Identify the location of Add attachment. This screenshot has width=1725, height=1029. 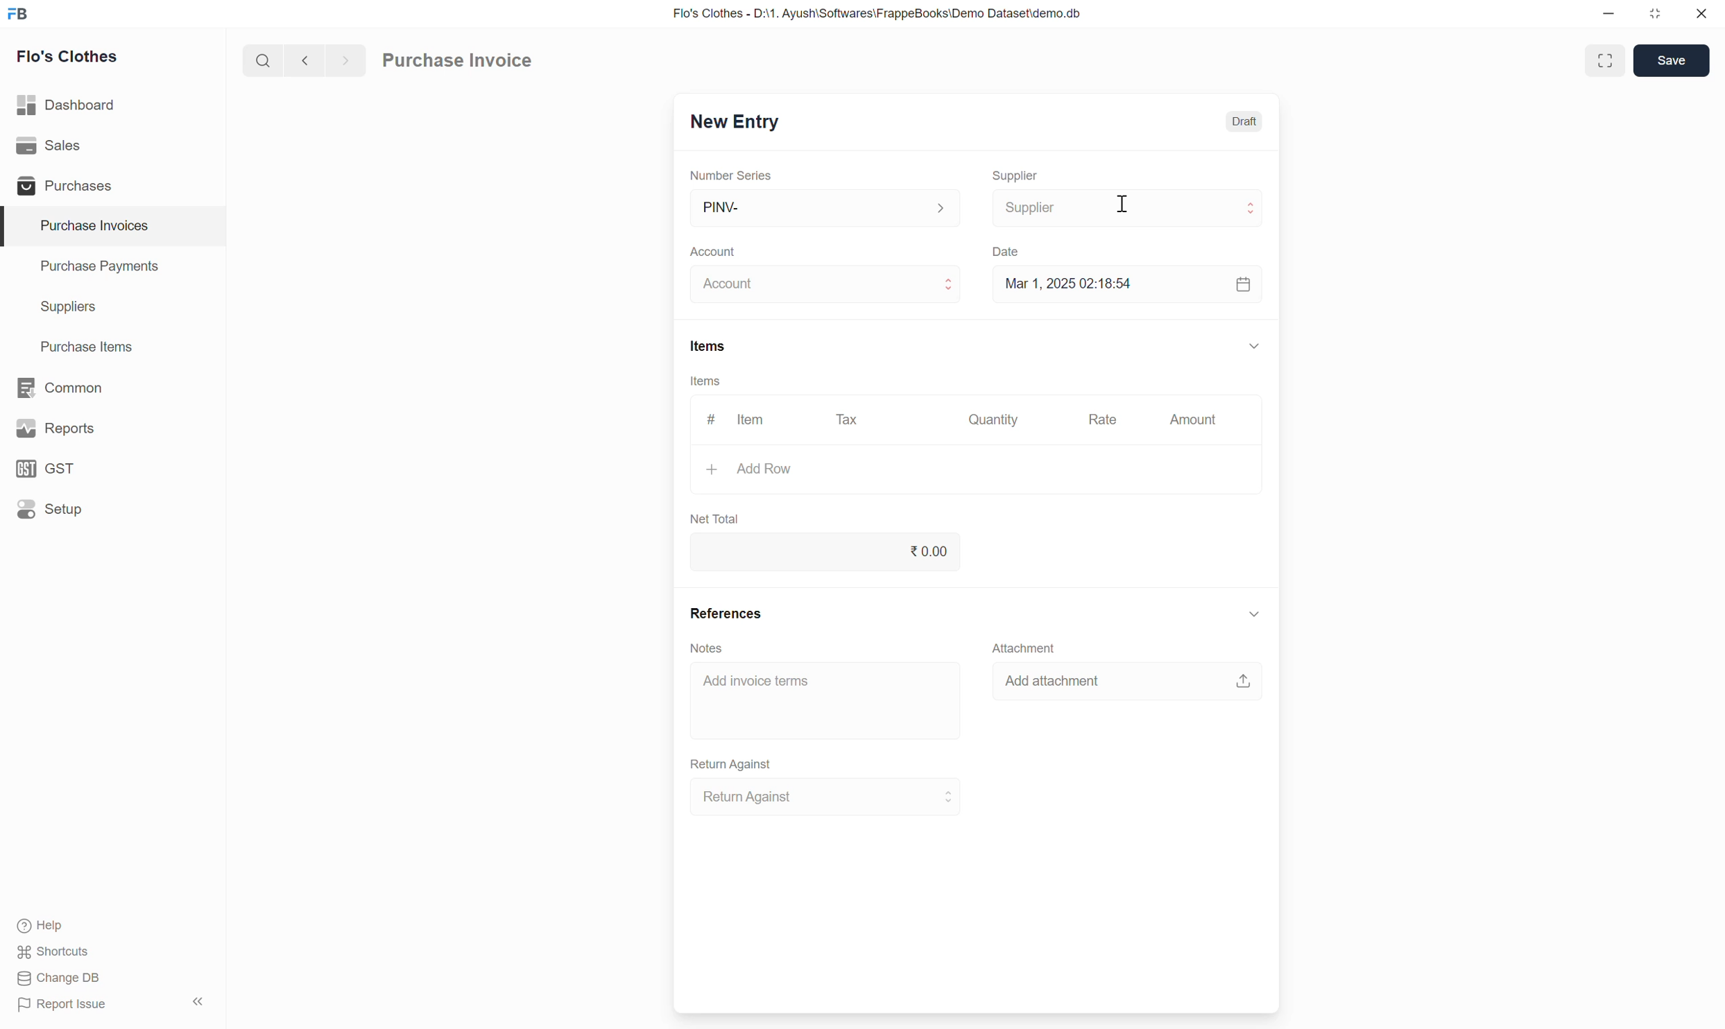
(1127, 681).